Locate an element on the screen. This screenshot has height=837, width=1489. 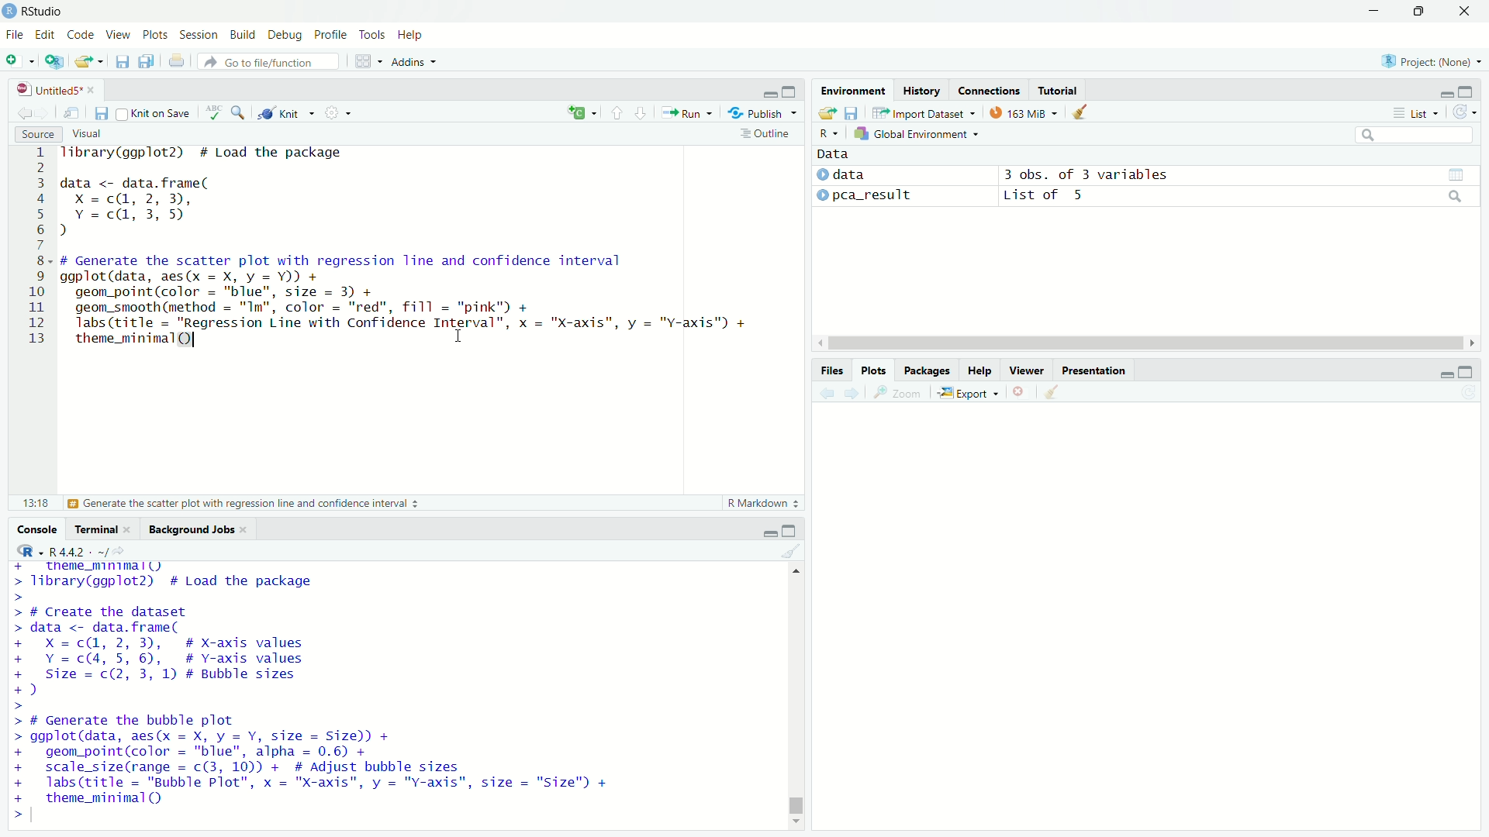
+ _ theme_mnimall)

> library(ggplot2) # Load the package

>

> # Create the dataset

> data <- data.frame(

+ X=c@, 2,3), # X-axis values

+ Y=c(4, 5, 6), # Y-axis values

+ Size = c(2, 3, 1) # Bubble sizes

+)

>

> # Generate the bubble plot

> ggplot(data, aes(x = X, y = Y, size = Size)) +

+ geom_point(color = "blue", alpha = 0.6) +

+ scale_size(range = c(3, 10)) + # Adjust bubble sizes
+ labs(title = "Bubble Plot", x = "X-axis", y = "Y-axis", size = "Size") +
+ theme_minimal()

> is located at coordinates (316, 692).